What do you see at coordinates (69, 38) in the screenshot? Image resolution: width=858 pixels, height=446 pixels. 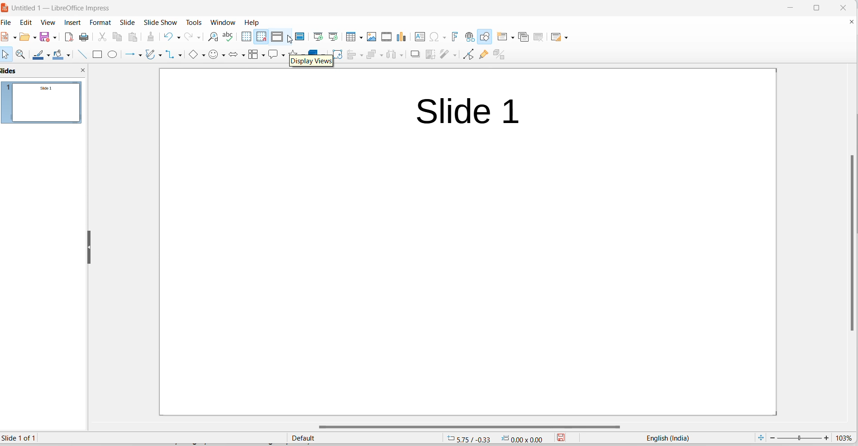 I see `export as pdf` at bounding box center [69, 38].